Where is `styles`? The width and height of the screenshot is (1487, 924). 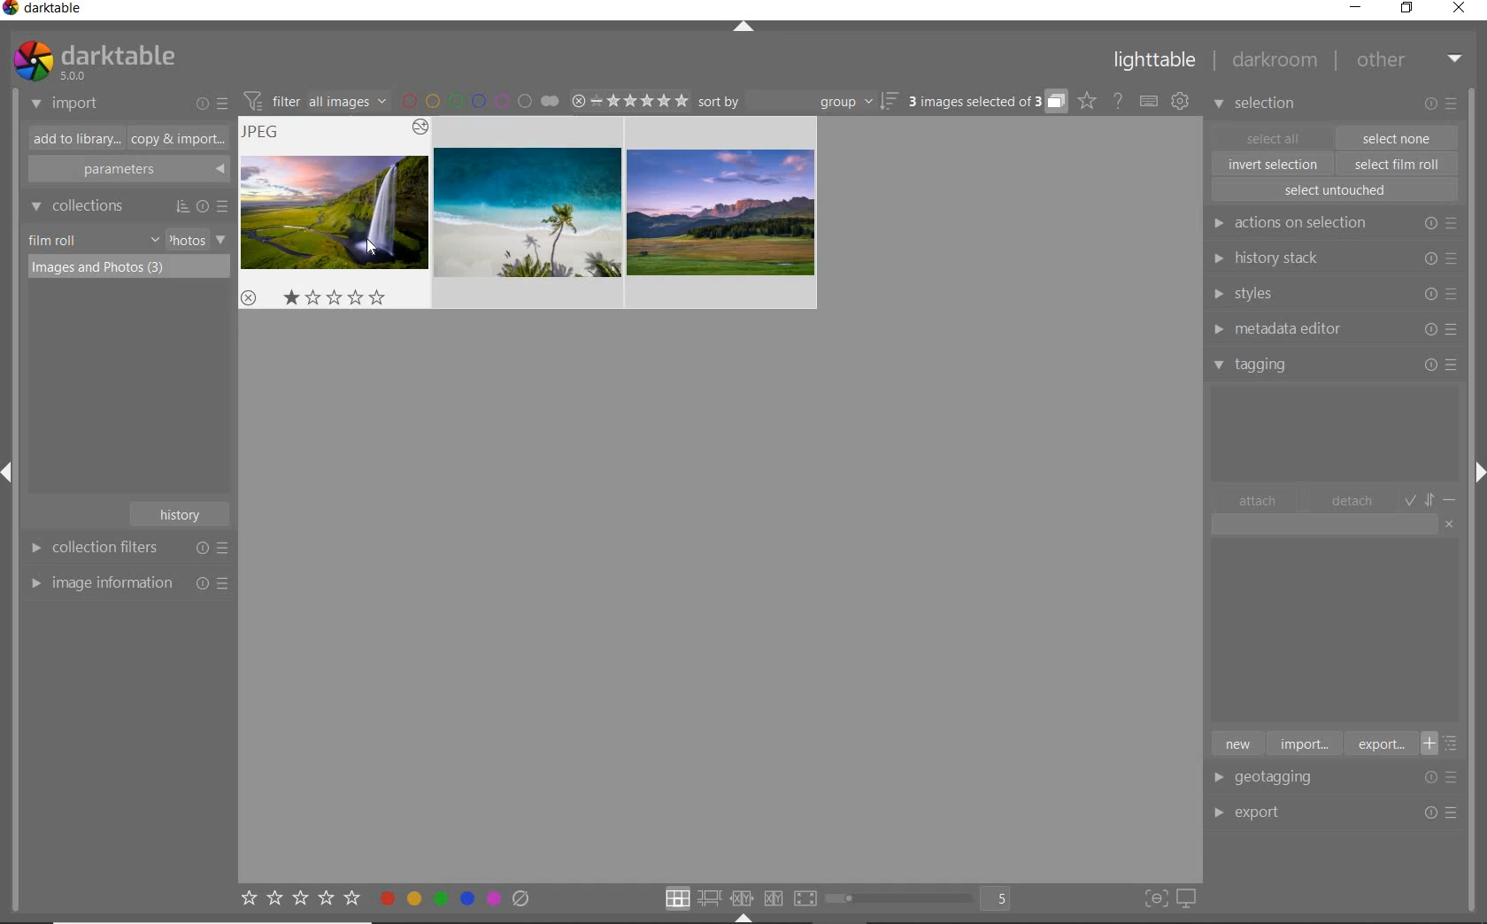
styles is located at coordinates (1333, 295).